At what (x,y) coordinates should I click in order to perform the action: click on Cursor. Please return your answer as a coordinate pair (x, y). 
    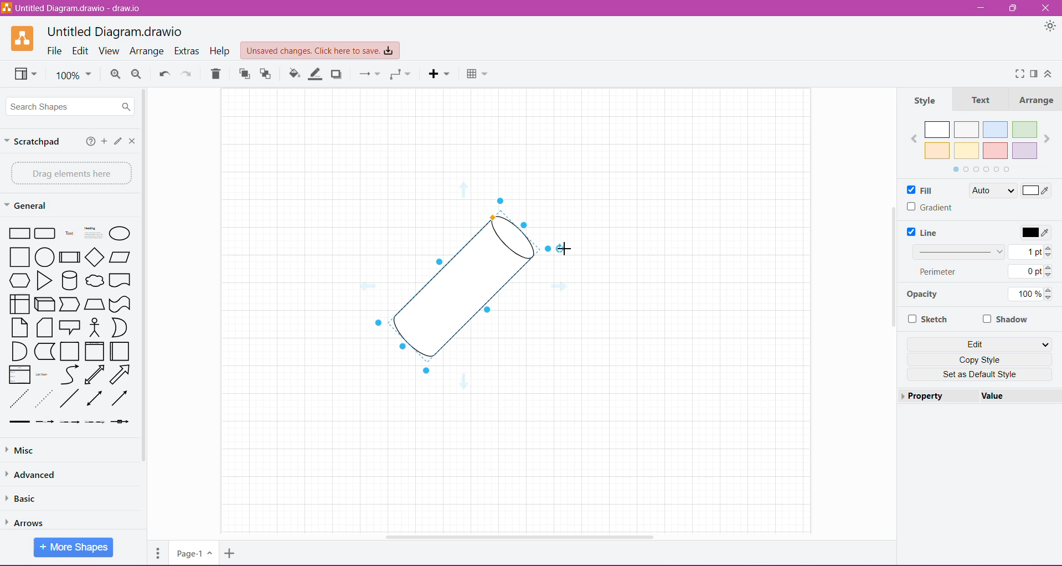
    Looking at the image, I should click on (575, 245).